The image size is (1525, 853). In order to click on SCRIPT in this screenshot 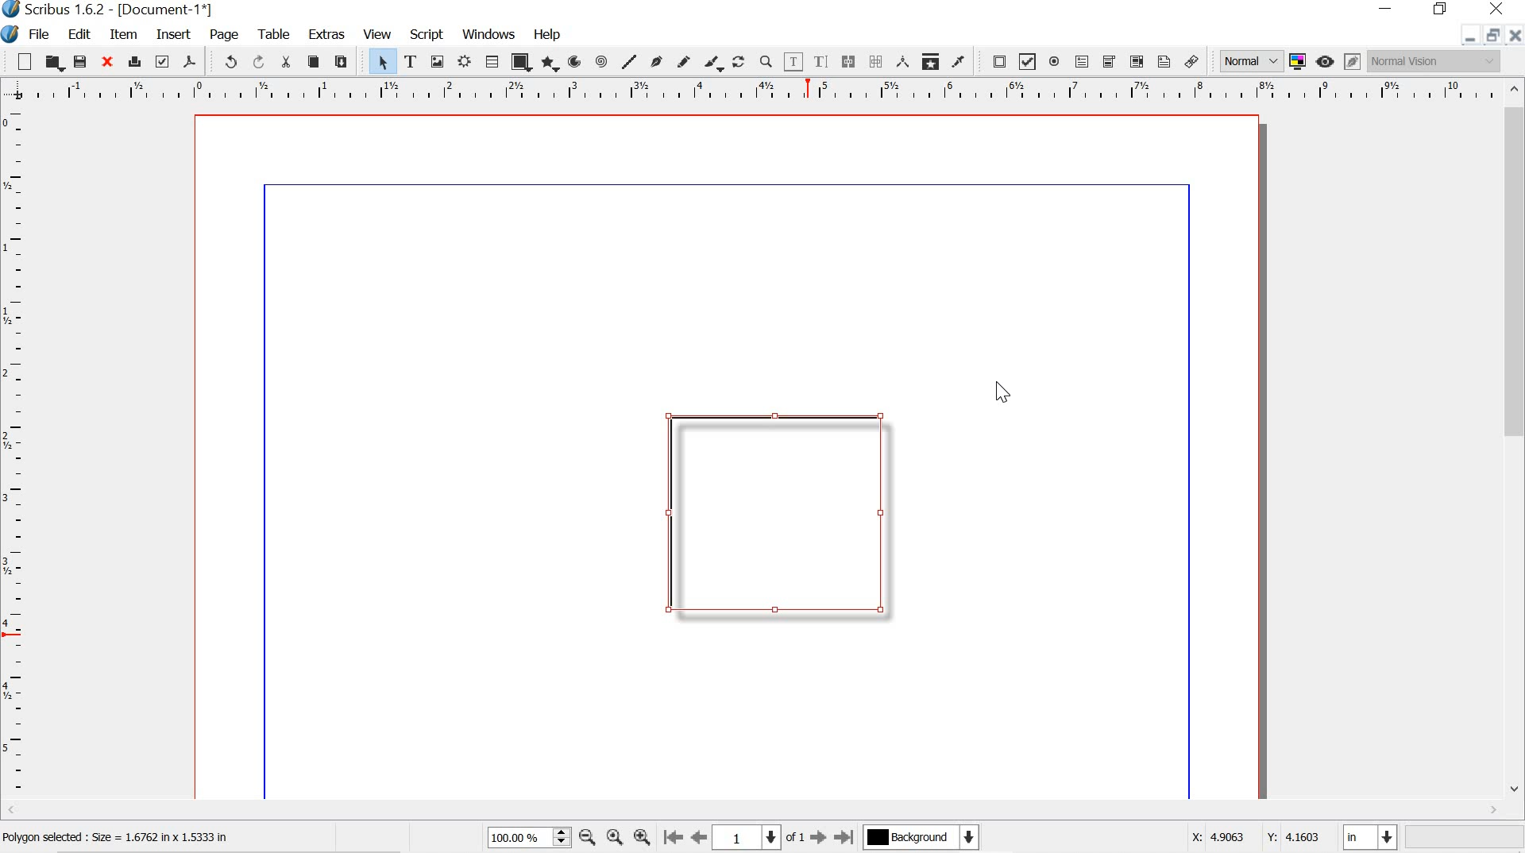, I will do `click(427, 33)`.